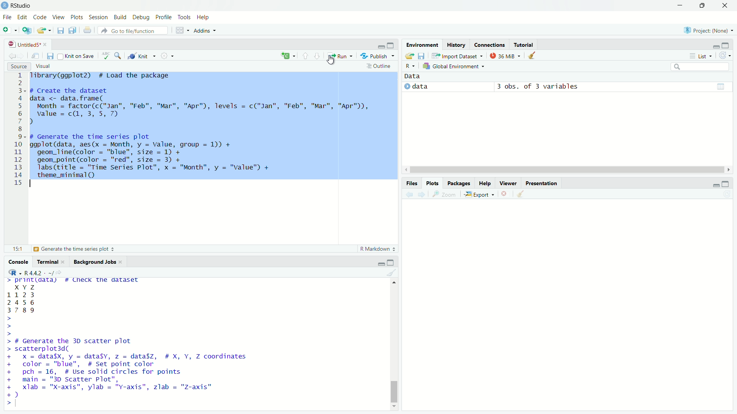  What do you see at coordinates (485, 183) in the screenshot?
I see `help` at bounding box center [485, 183].